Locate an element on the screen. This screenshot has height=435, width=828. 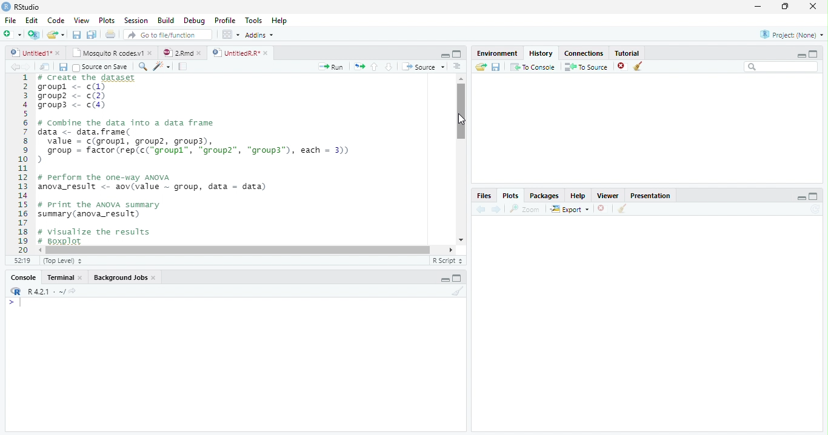
Connections is located at coordinates (585, 52).